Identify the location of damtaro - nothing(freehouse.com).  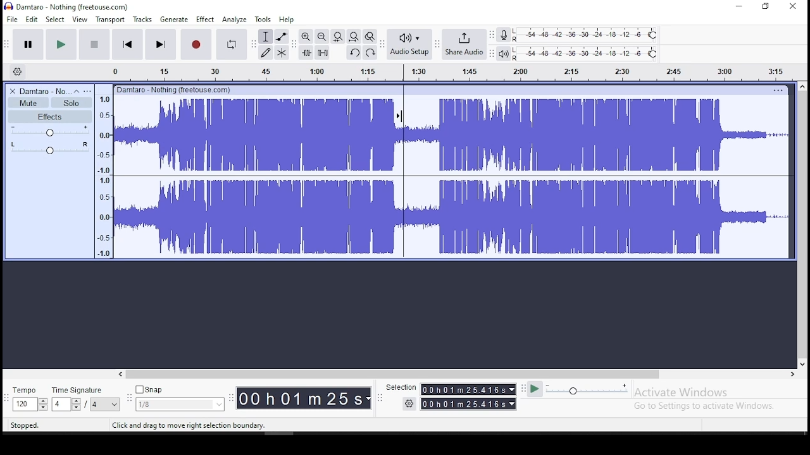
(177, 90).